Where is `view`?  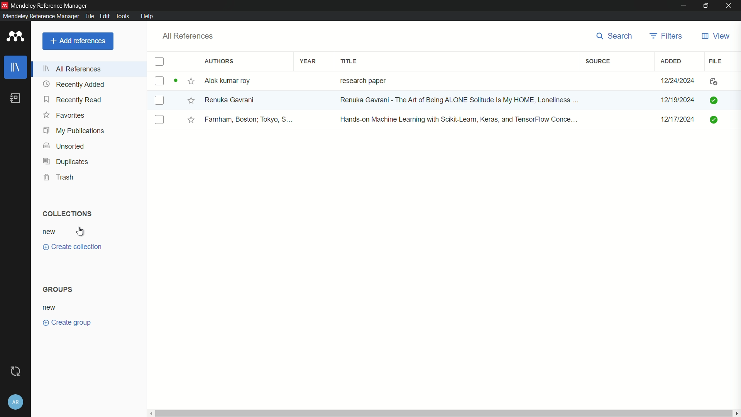 view is located at coordinates (716, 36).